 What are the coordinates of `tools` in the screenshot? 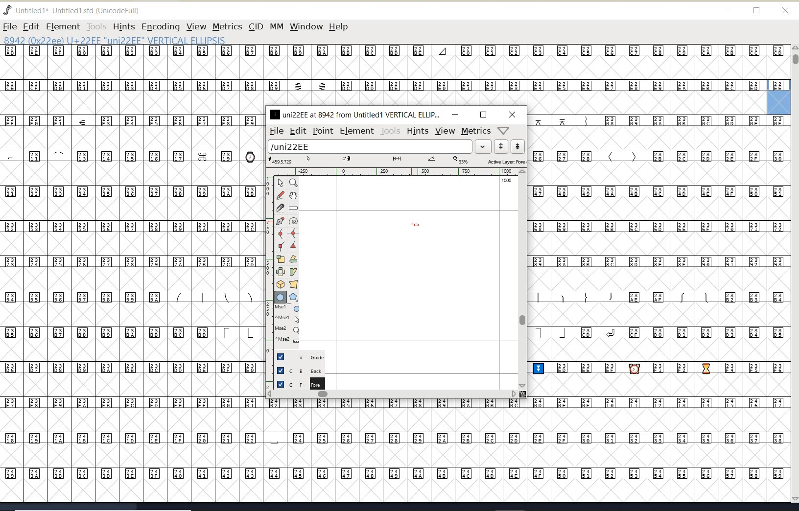 It's located at (391, 131).